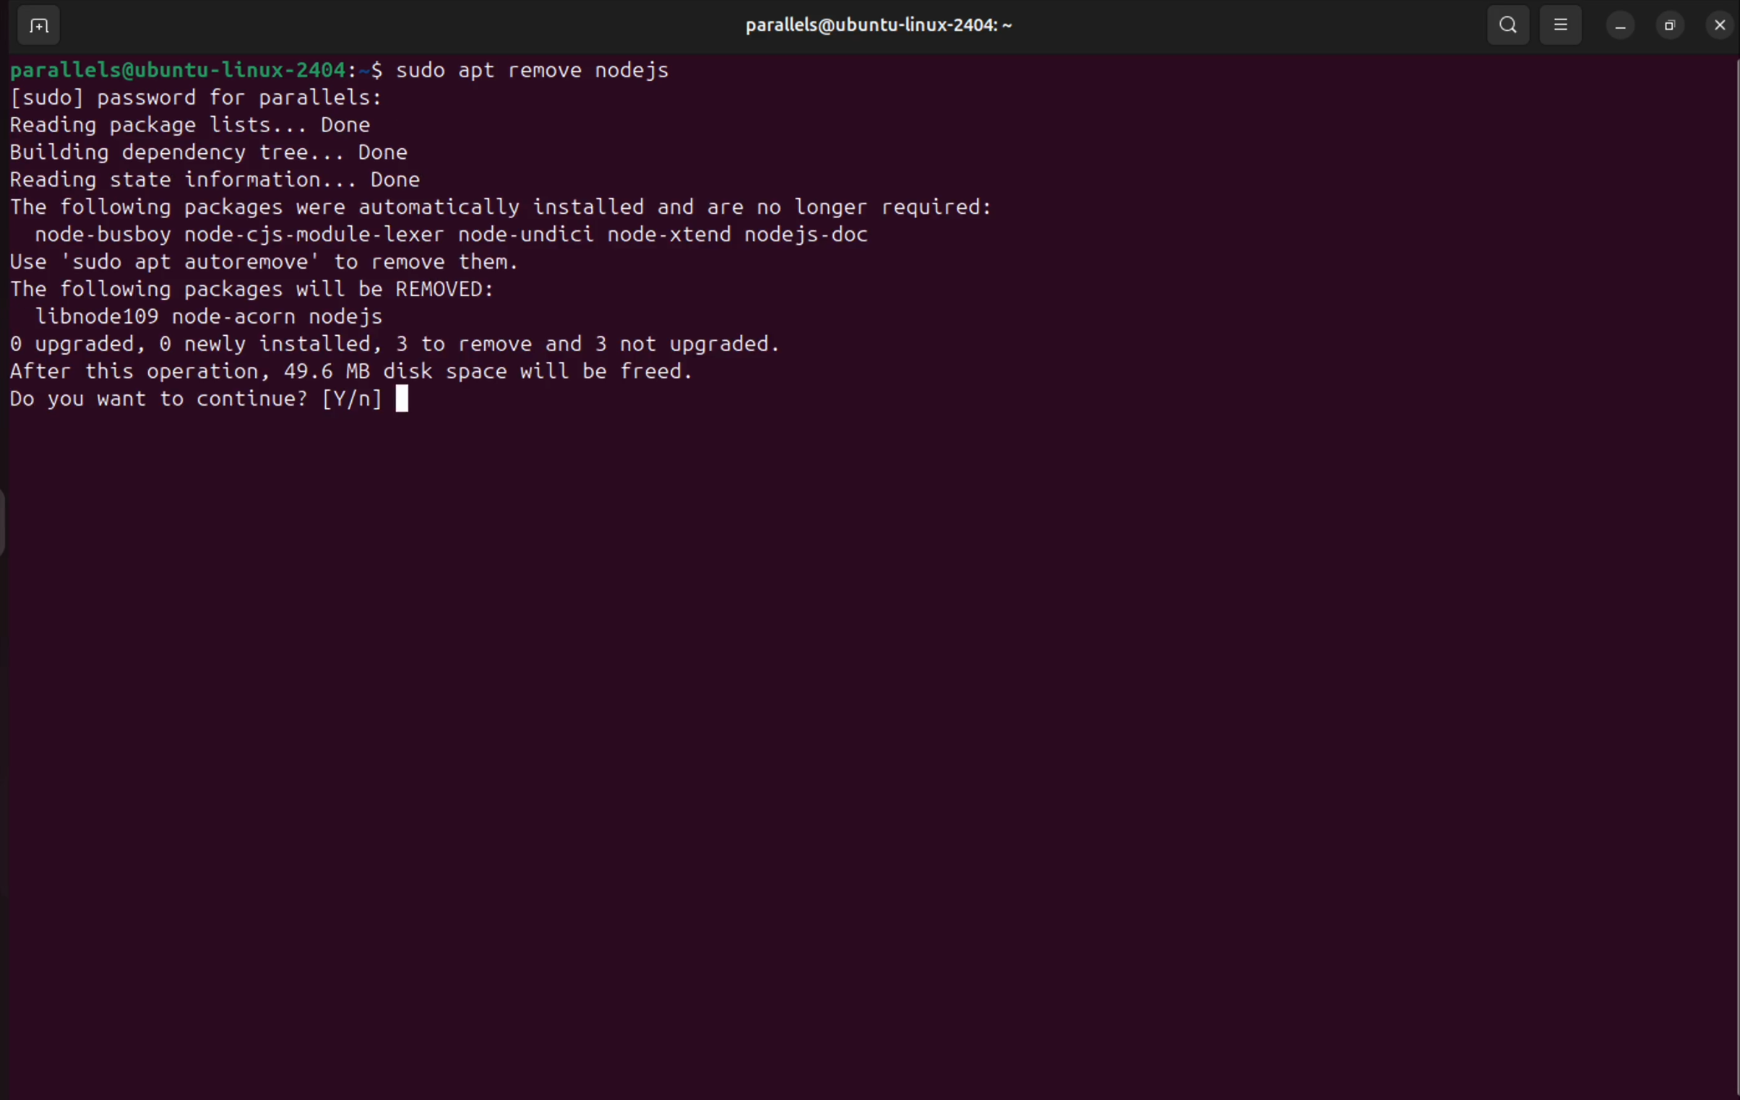 The image size is (1740, 1100). Describe the element at coordinates (1509, 25) in the screenshot. I see `search` at that location.